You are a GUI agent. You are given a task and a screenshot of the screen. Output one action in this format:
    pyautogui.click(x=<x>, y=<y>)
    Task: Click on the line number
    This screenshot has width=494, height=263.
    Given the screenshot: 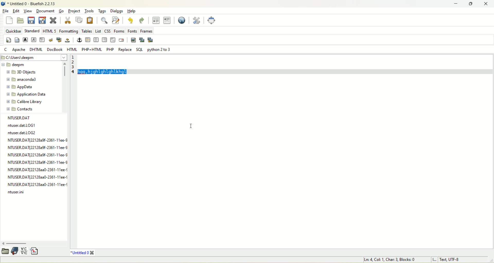 What is the action you would take?
    pyautogui.click(x=73, y=151)
    